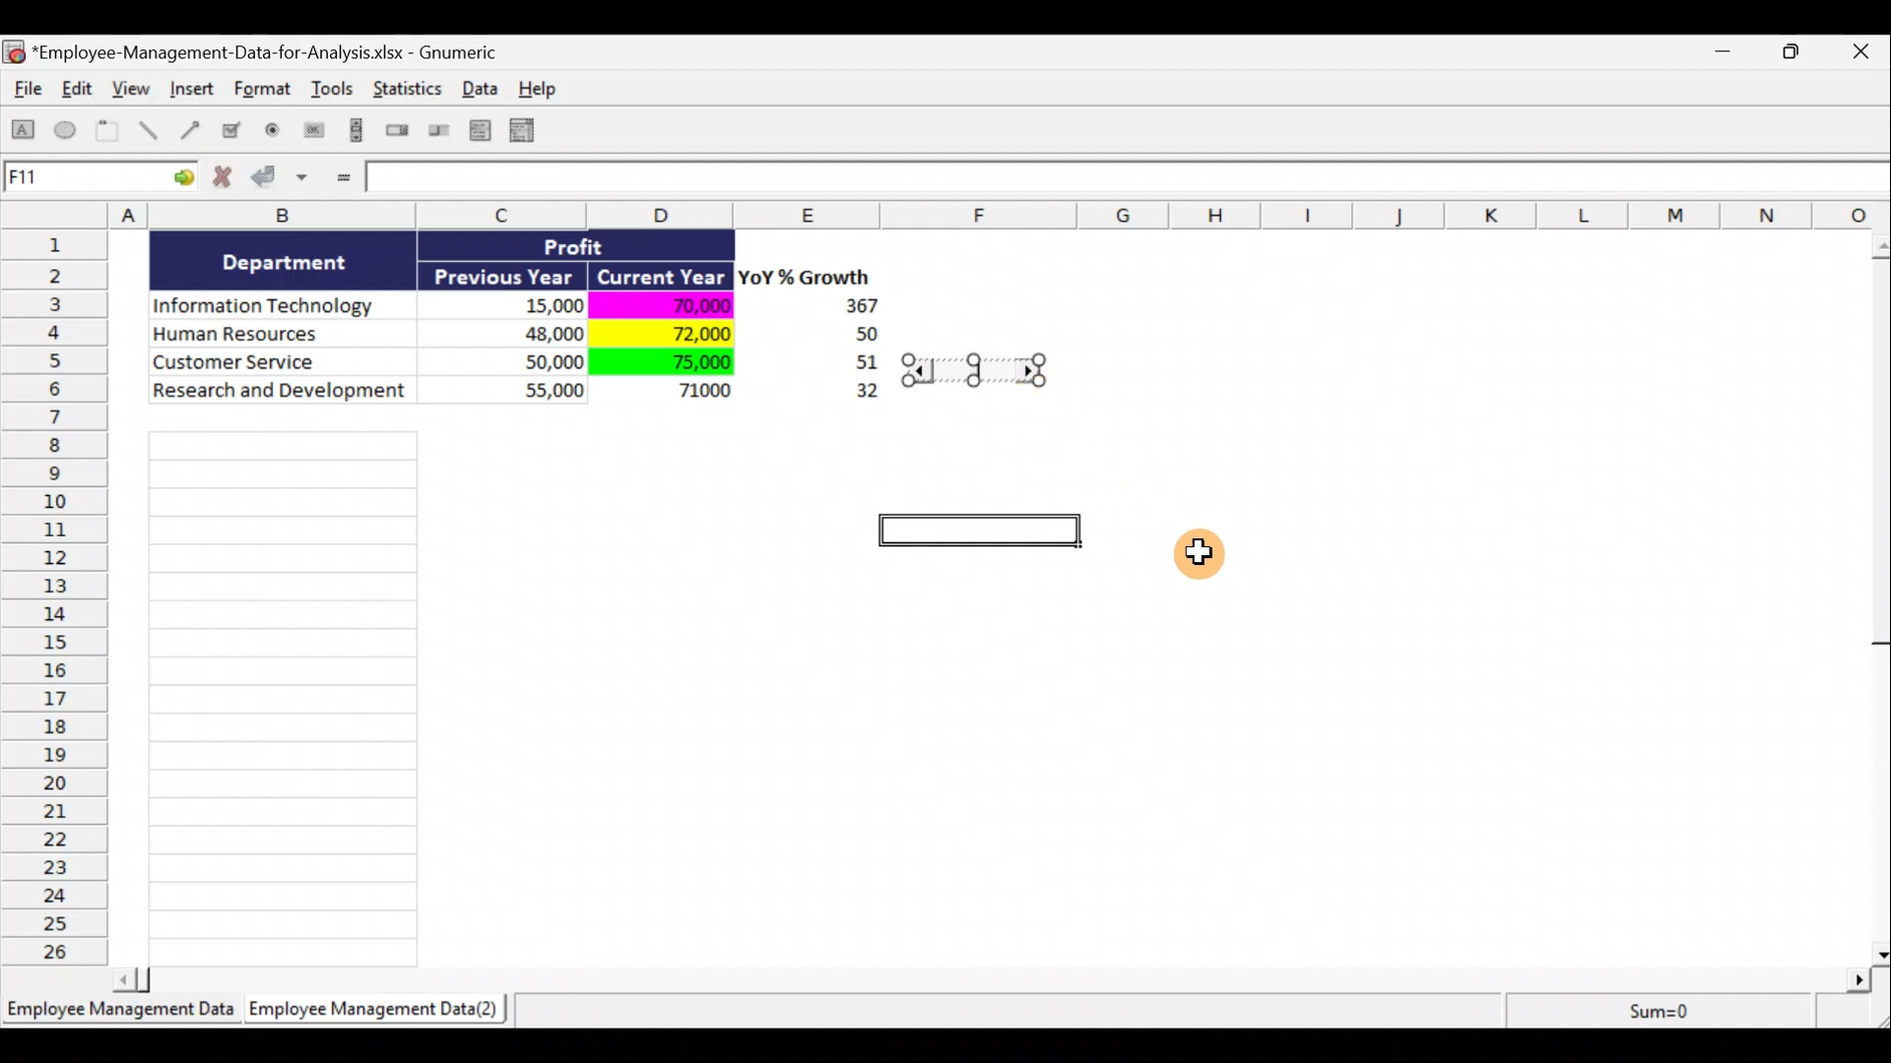 The image size is (1891, 1063). What do you see at coordinates (152, 131) in the screenshot?
I see `Create a line object` at bounding box center [152, 131].